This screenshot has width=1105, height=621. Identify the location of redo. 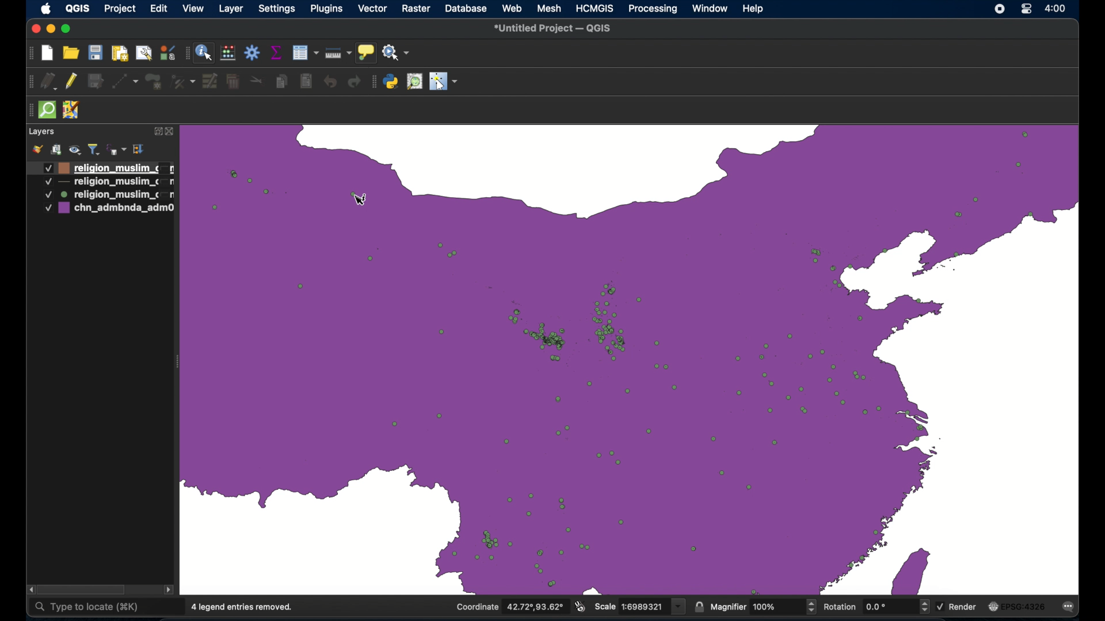
(354, 82).